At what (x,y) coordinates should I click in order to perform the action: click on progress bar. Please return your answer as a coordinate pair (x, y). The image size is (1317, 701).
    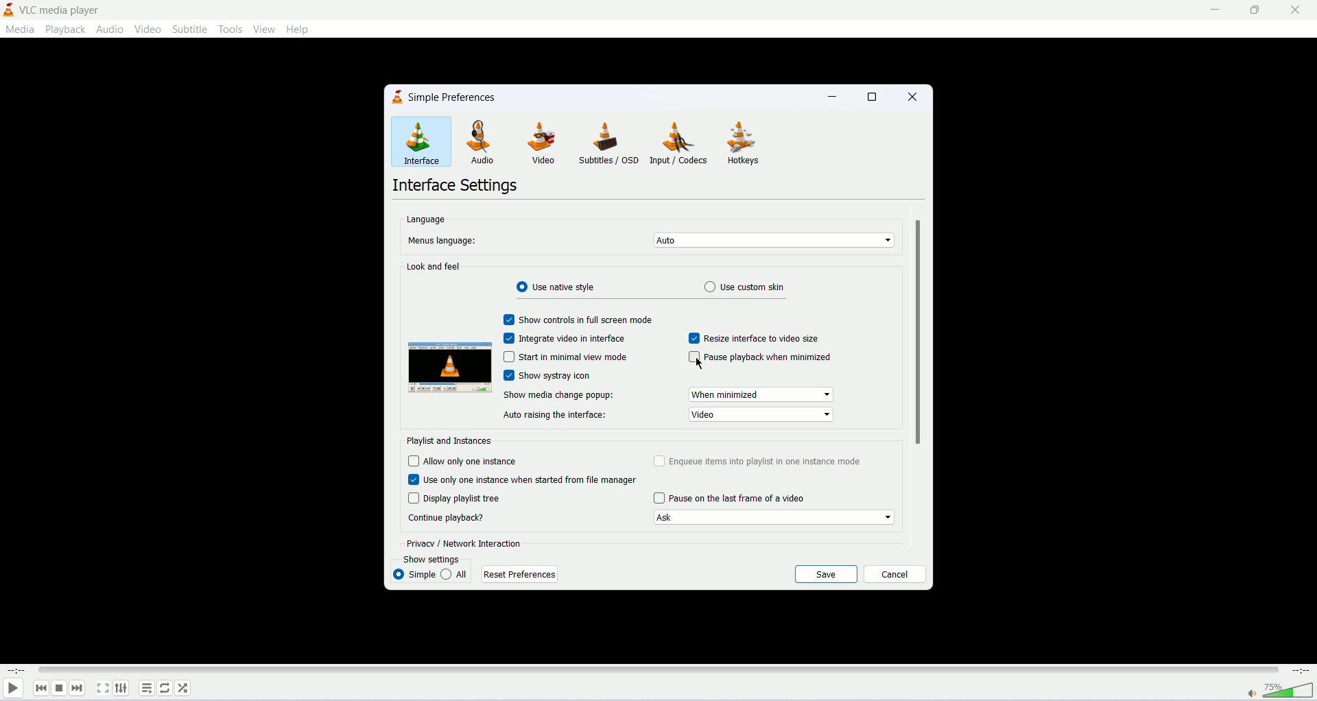
    Looking at the image, I should click on (661, 672).